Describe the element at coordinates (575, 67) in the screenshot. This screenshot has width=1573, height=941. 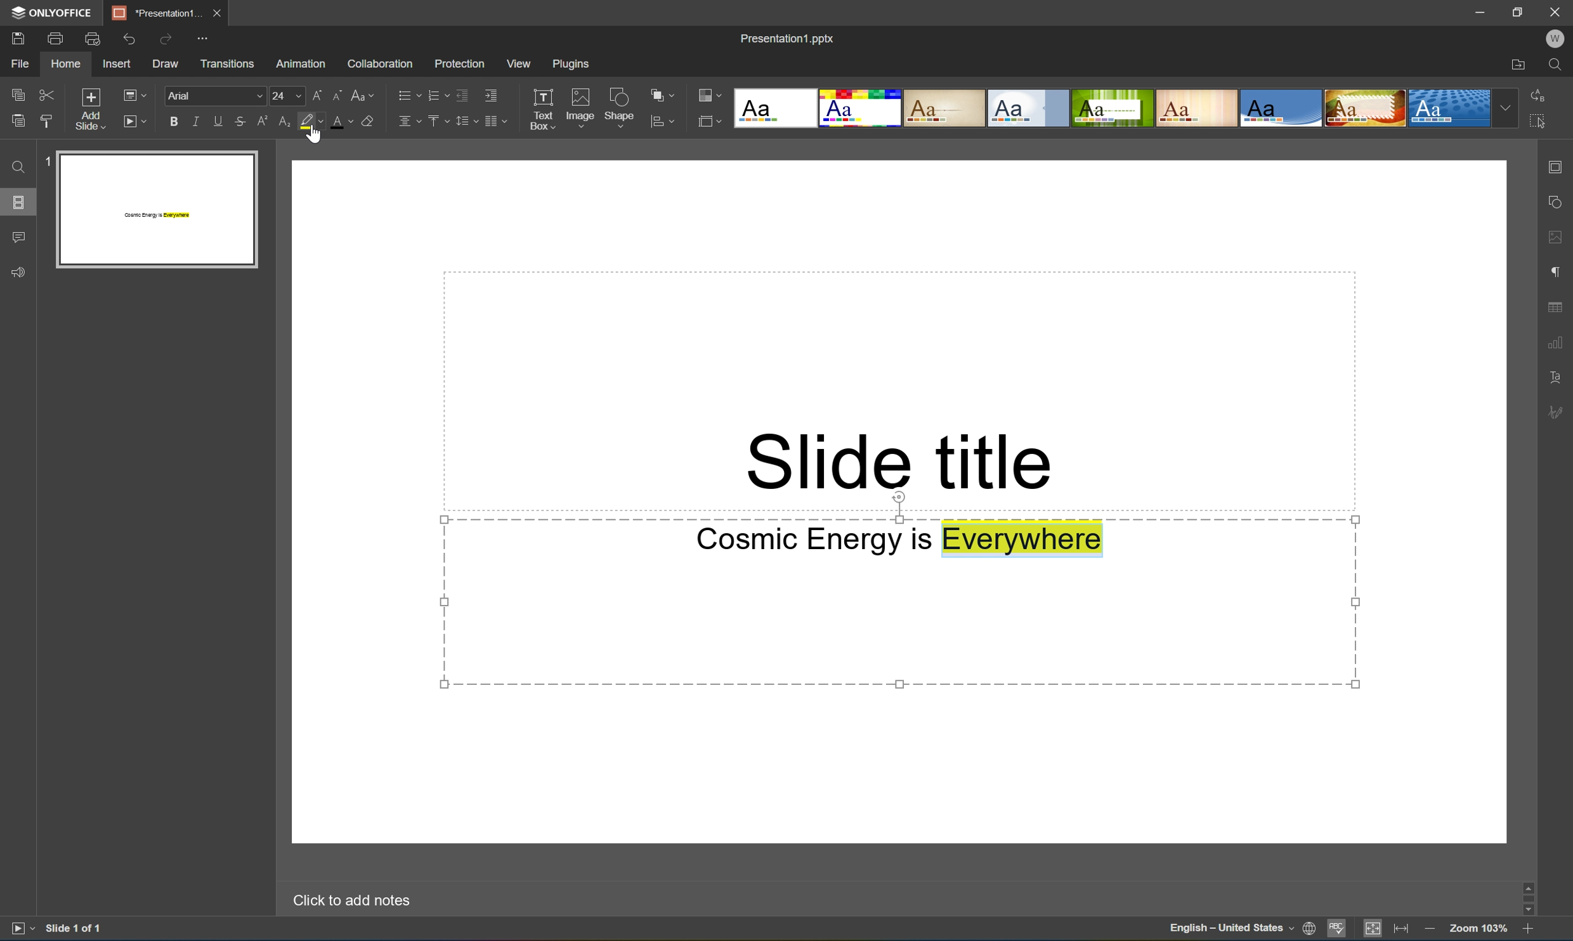
I see `Plugins` at that location.